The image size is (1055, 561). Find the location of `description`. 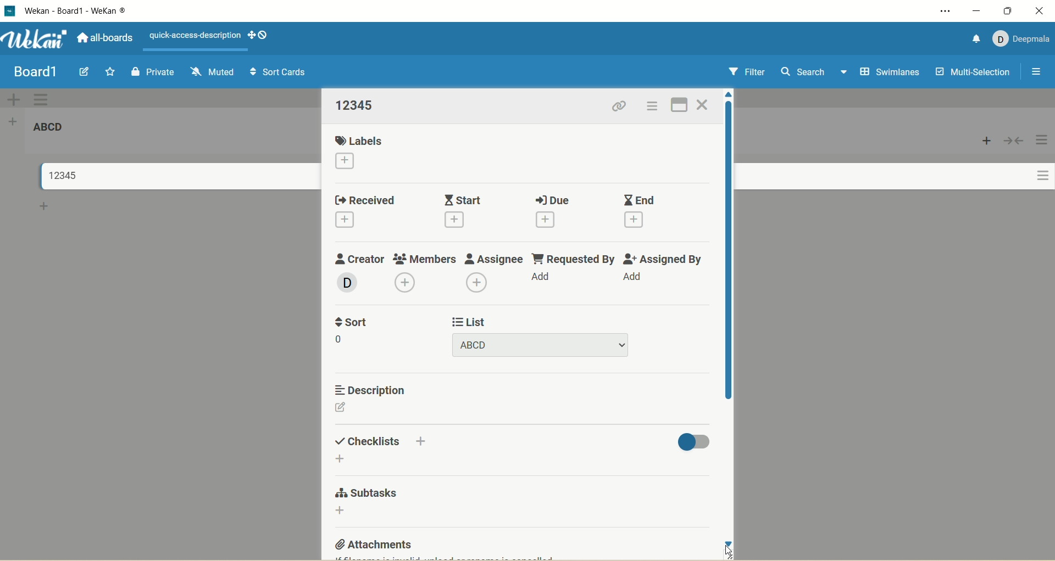

description is located at coordinates (369, 390).